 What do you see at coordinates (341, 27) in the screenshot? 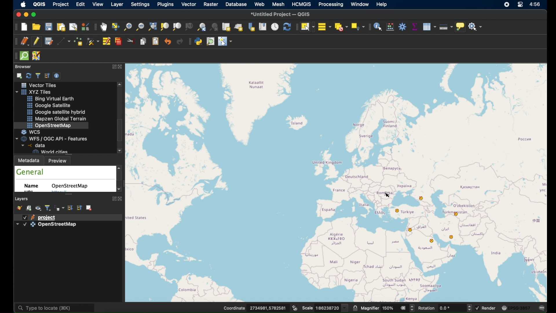
I see `deselect features from all layers` at bounding box center [341, 27].